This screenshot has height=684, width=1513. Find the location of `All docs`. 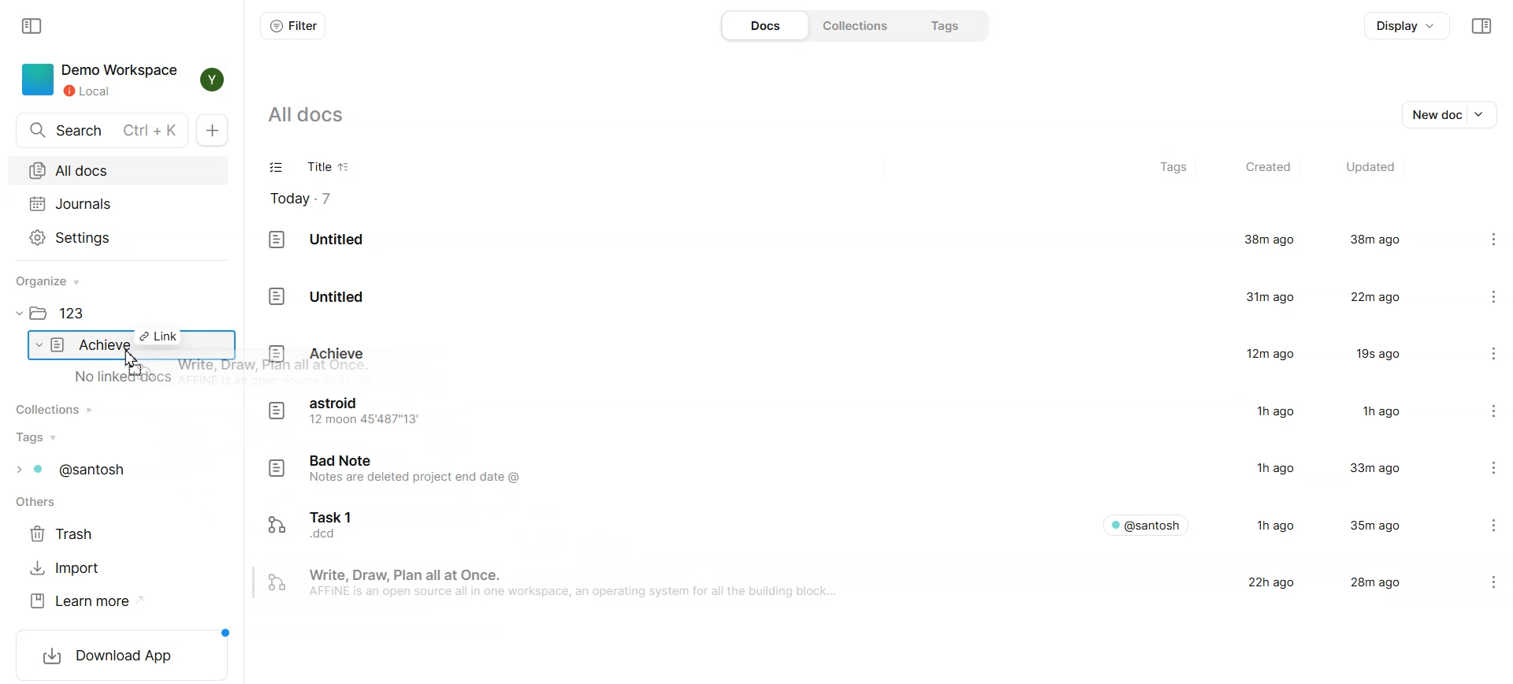

All docs is located at coordinates (117, 170).